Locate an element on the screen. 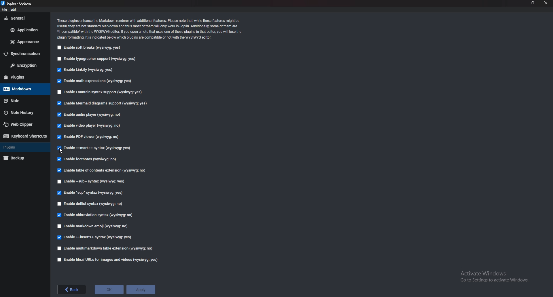  ‘These plugins enhance the Markdown renderer with additional features. Please note that, while these features might be
useful, they are not standard Markdown and thus most of them will only work in Joplin. Additionally, some of them are
*incompatible* with the WYSIWYG editor. If You open a note that uses one of these plugins in that editor, you wil lose the
plugin formatting. It is indicated below which plugins are compatible of not with the WYSIWYG editor. is located at coordinates (155, 29).